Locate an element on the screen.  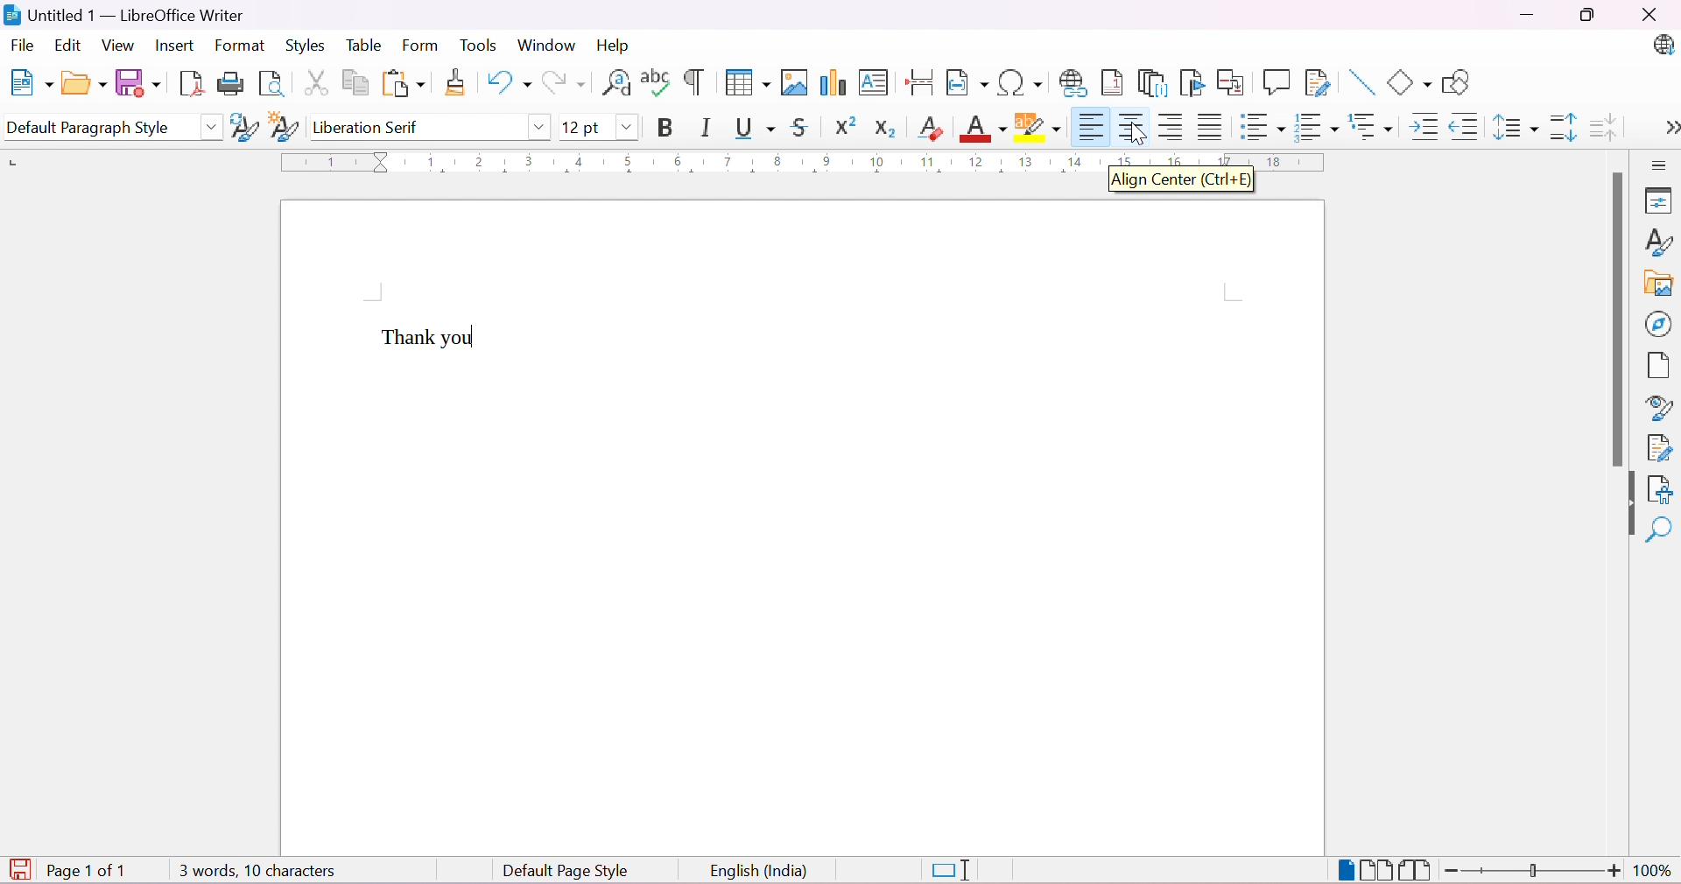
Update Selected Style is located at coordinates (241, 130).